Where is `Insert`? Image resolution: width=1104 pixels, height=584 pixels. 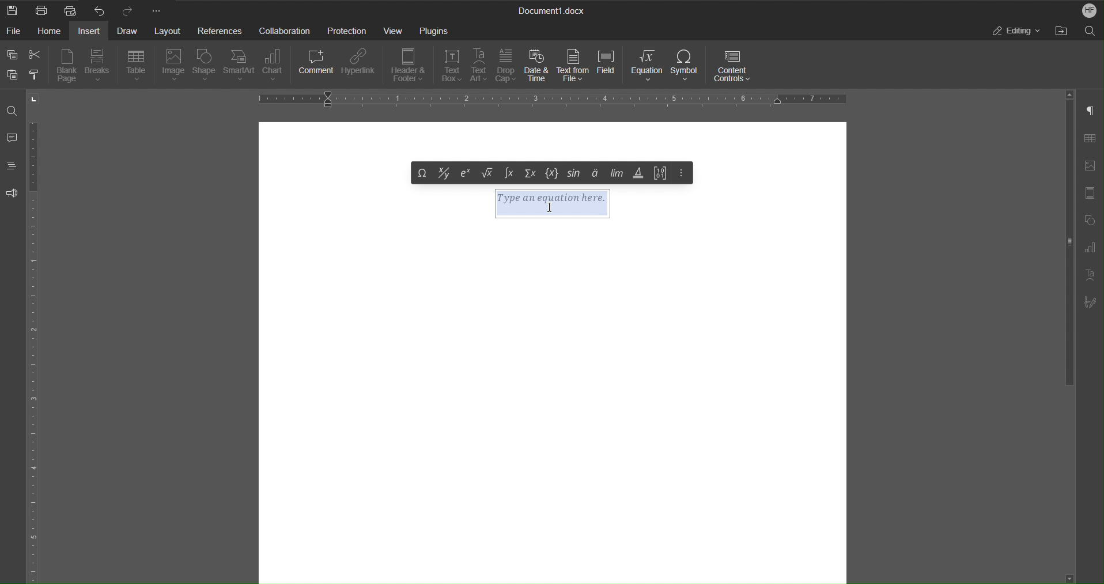
Insert is located at coordinates (88, 32).